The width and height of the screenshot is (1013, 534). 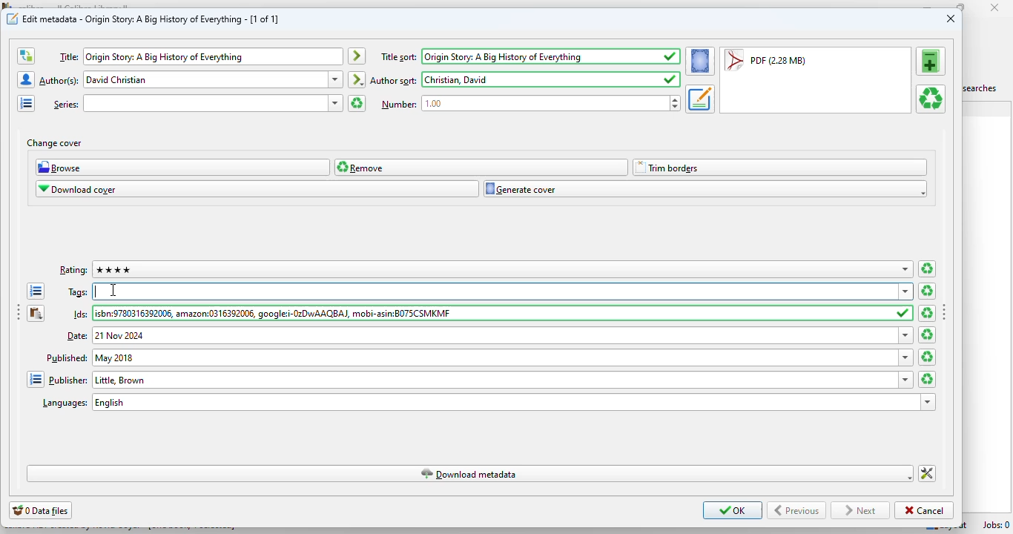 I want to click on clear all tags, so click(x=927, y=291).